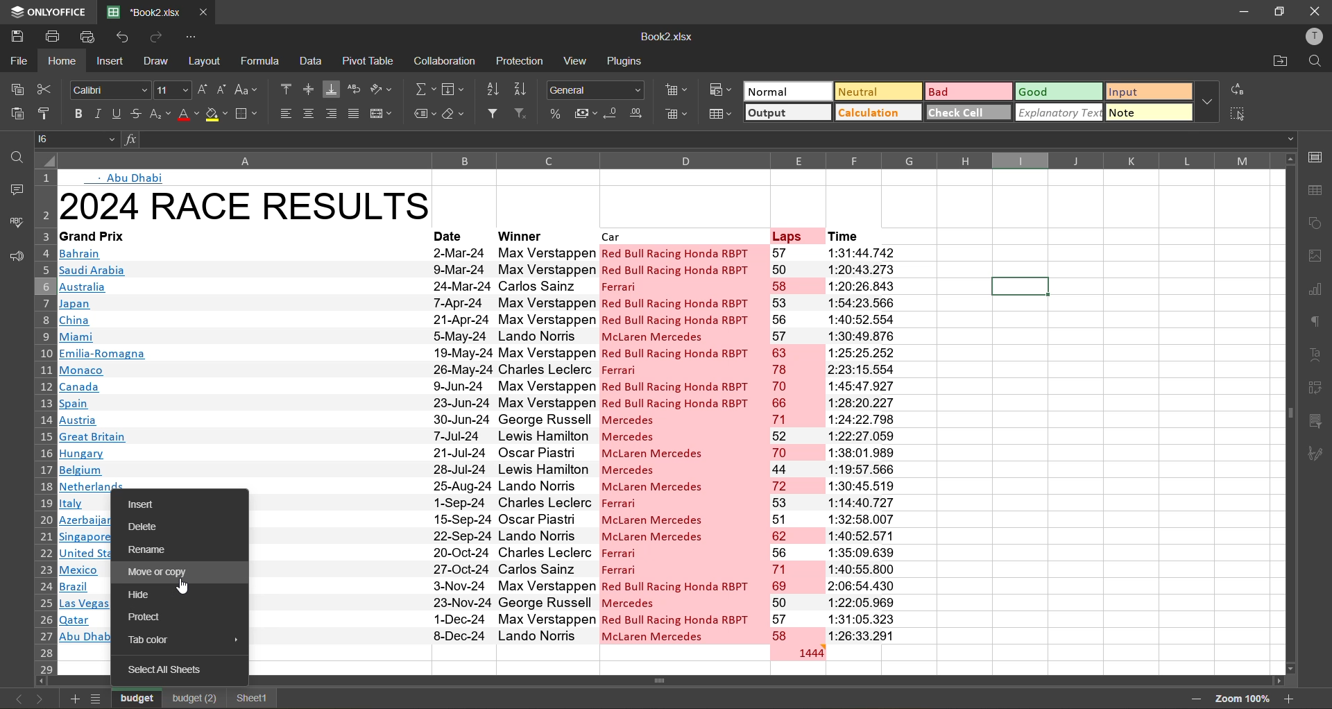  What do you see at coordinates (170, 91) in the screenshot?
I see `font size` at bounding box center [170, 91].